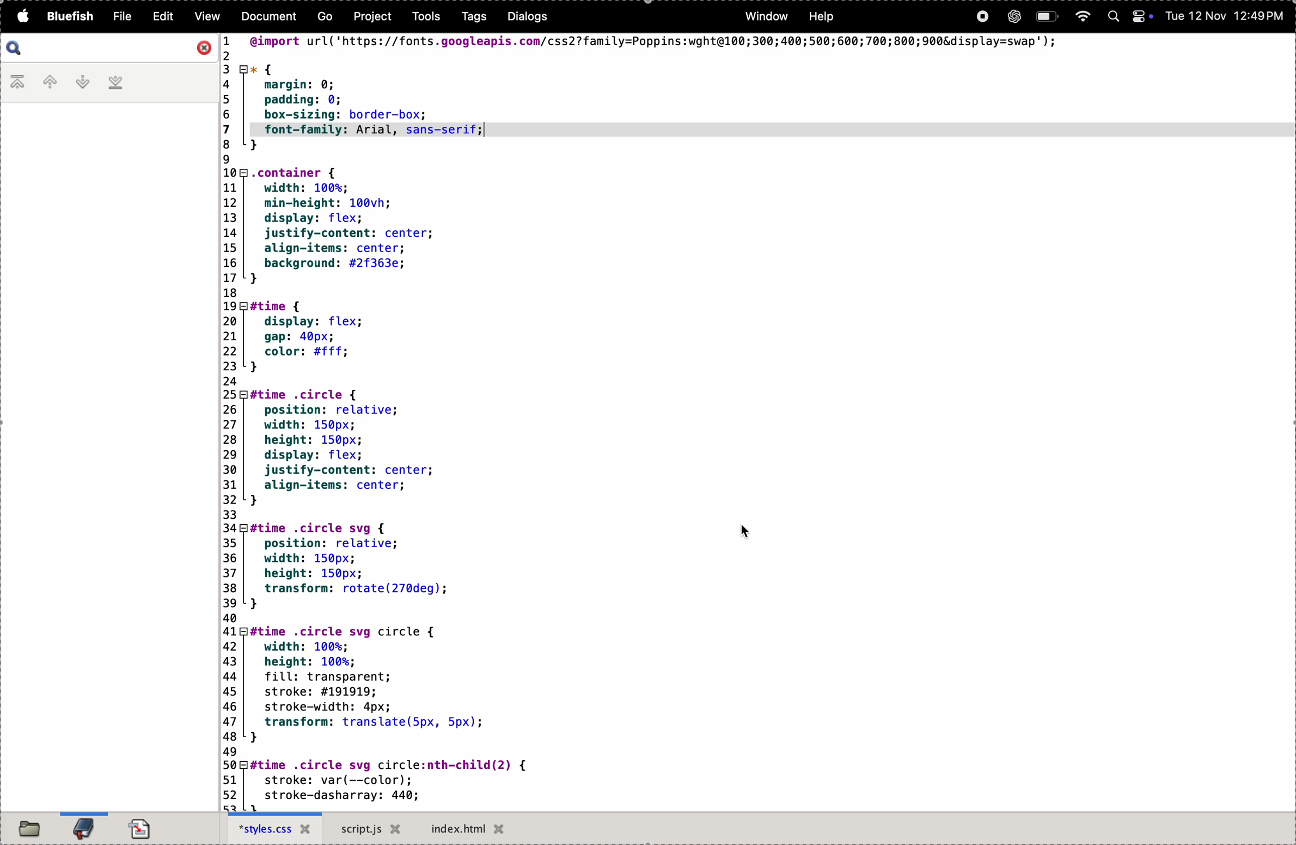  I want to click on bookmarks, so click(82, 826).